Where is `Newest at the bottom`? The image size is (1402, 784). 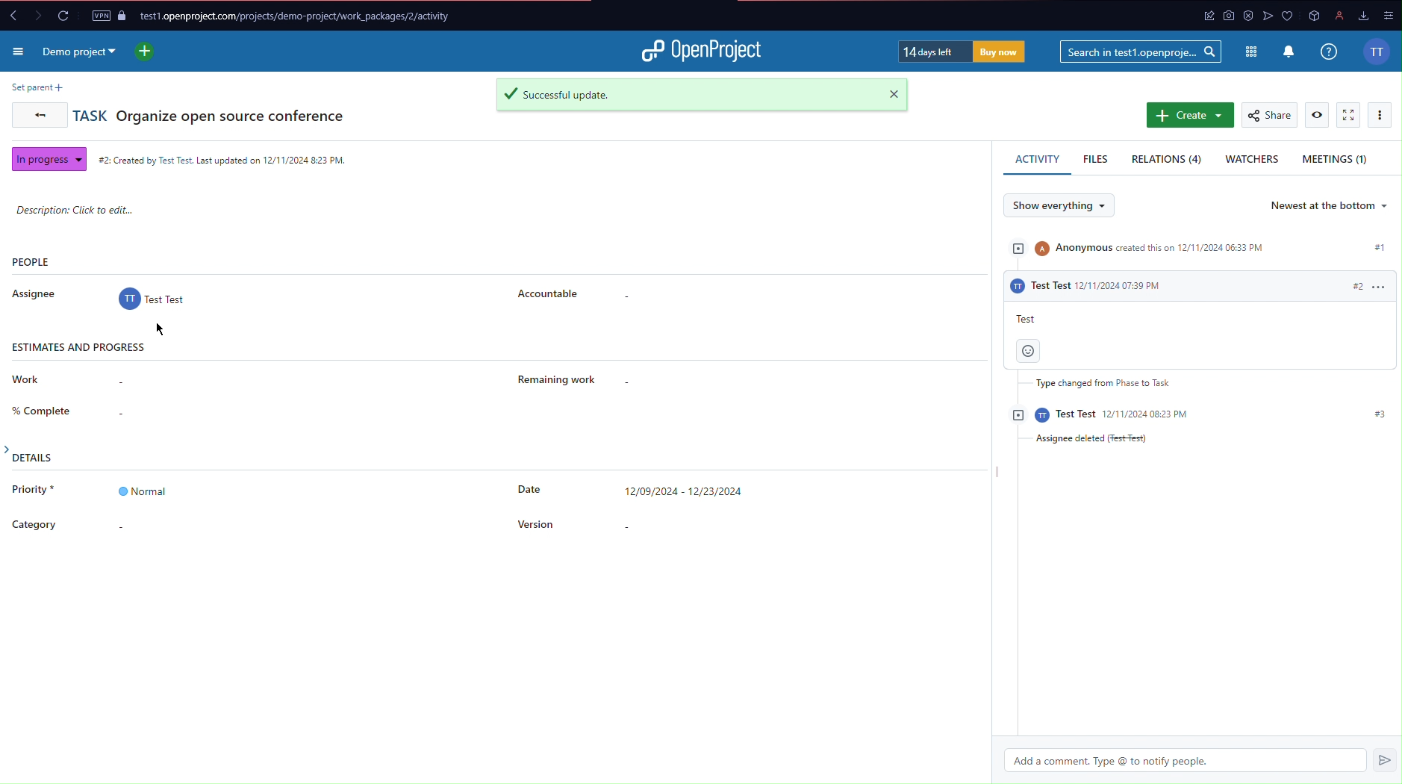
Newest at the bottom is located at coordinates (1330, 207).